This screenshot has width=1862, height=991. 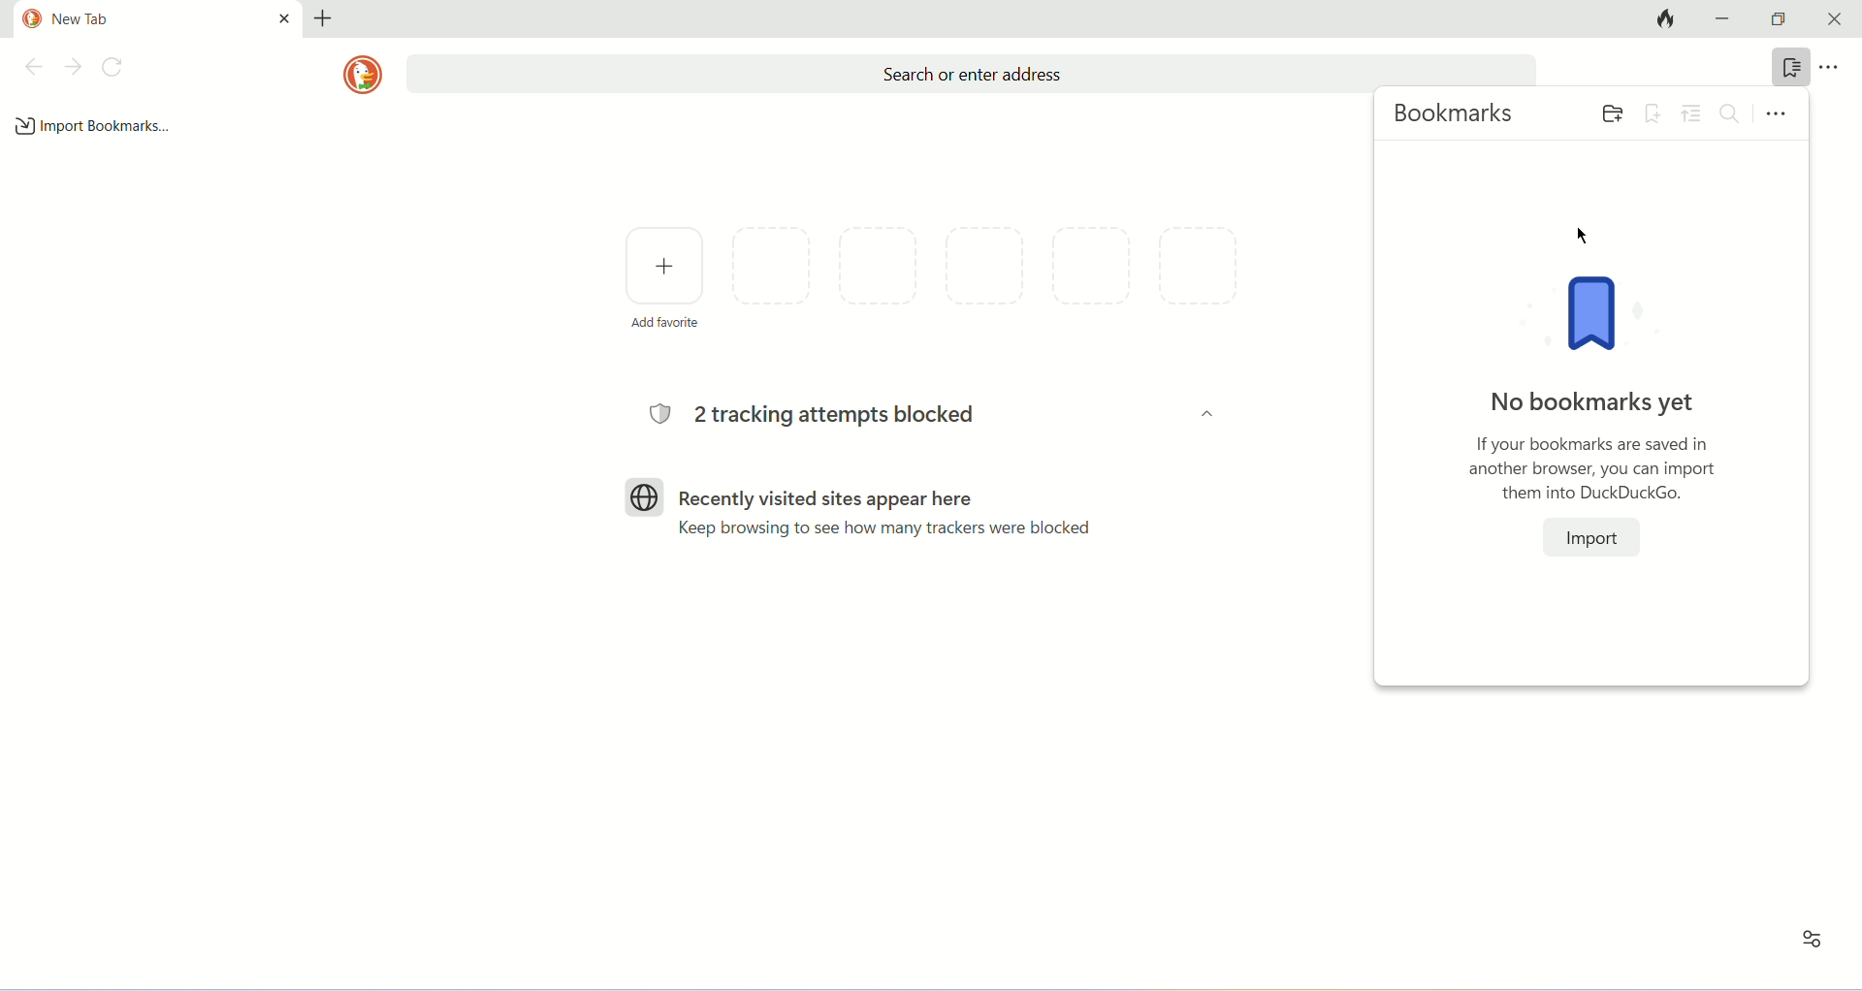 What do you see at coordinates (95, 125) in the screenshot?
I see `import bookmark` at bounding box center [95, 125].